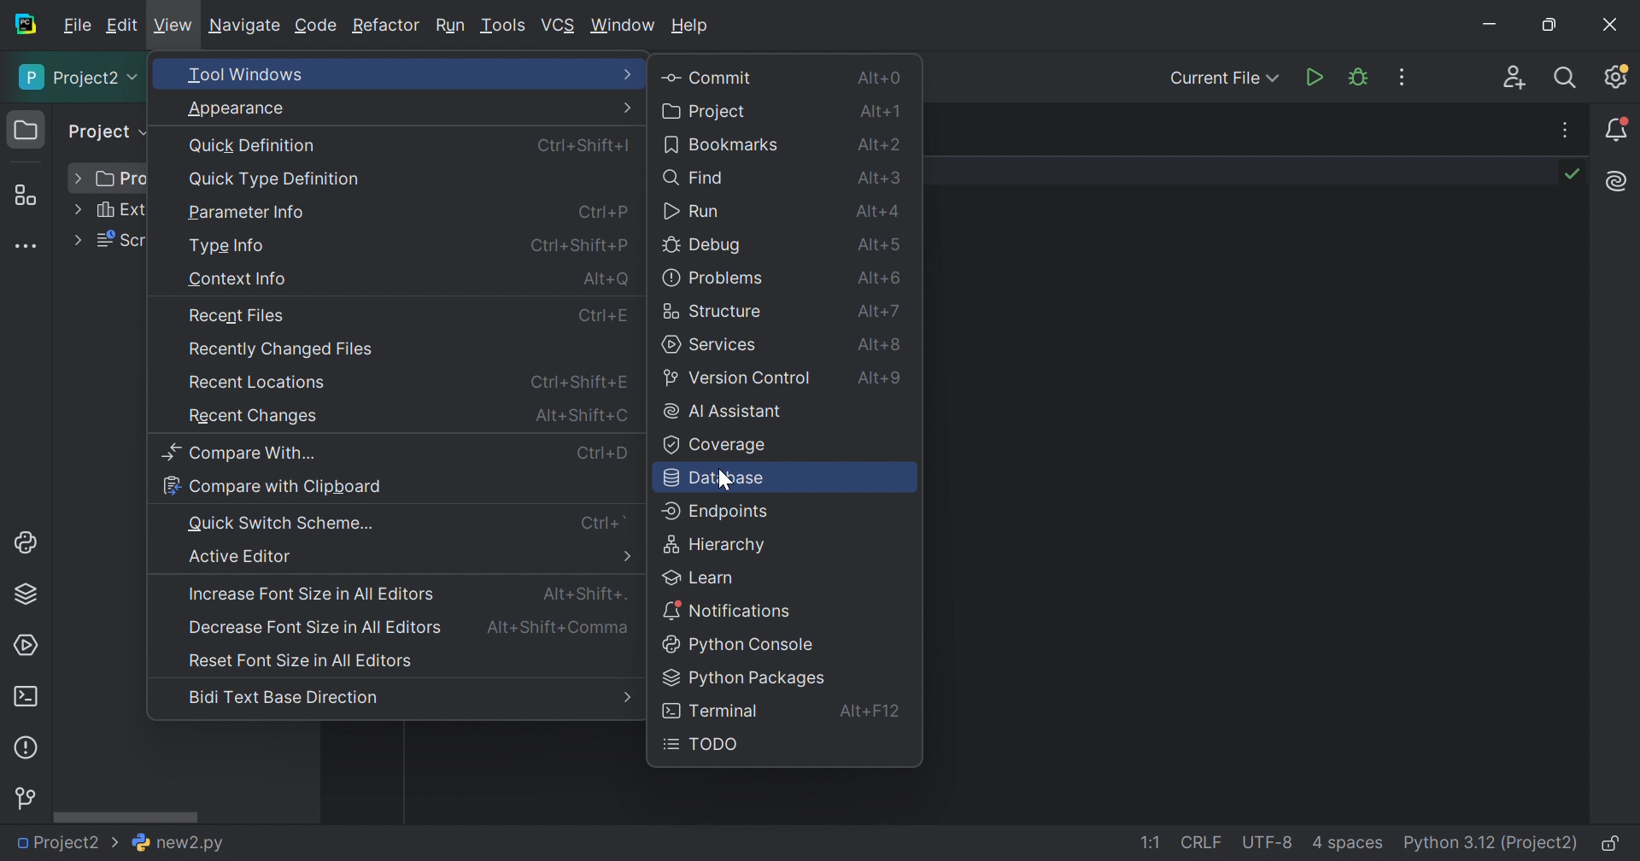 This screenshot has width=1640, height=861. What do you see at coordinates (692, 208) in the screenshot?
I see `Run` at bounding box center [692, 208].